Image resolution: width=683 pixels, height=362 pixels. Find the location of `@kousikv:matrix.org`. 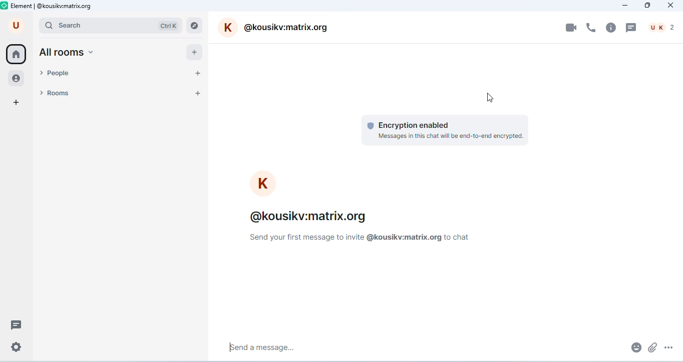

@kousikv:matrix.org is located at coordinates (66, 6).